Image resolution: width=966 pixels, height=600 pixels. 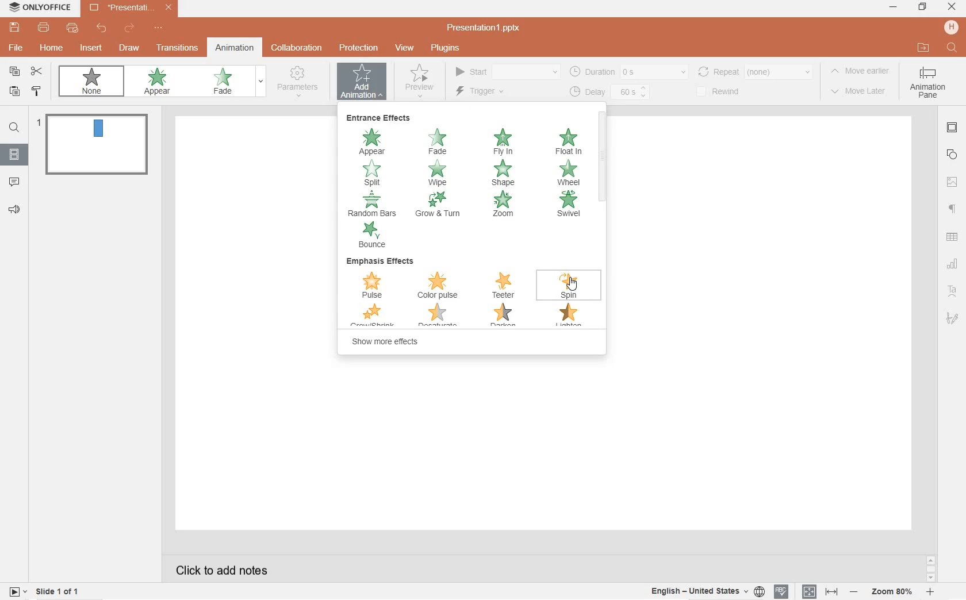 What do you see at coordinates (217, 569) in the screenshot?
I see `click to add notes` at bounding box center [217, 569].